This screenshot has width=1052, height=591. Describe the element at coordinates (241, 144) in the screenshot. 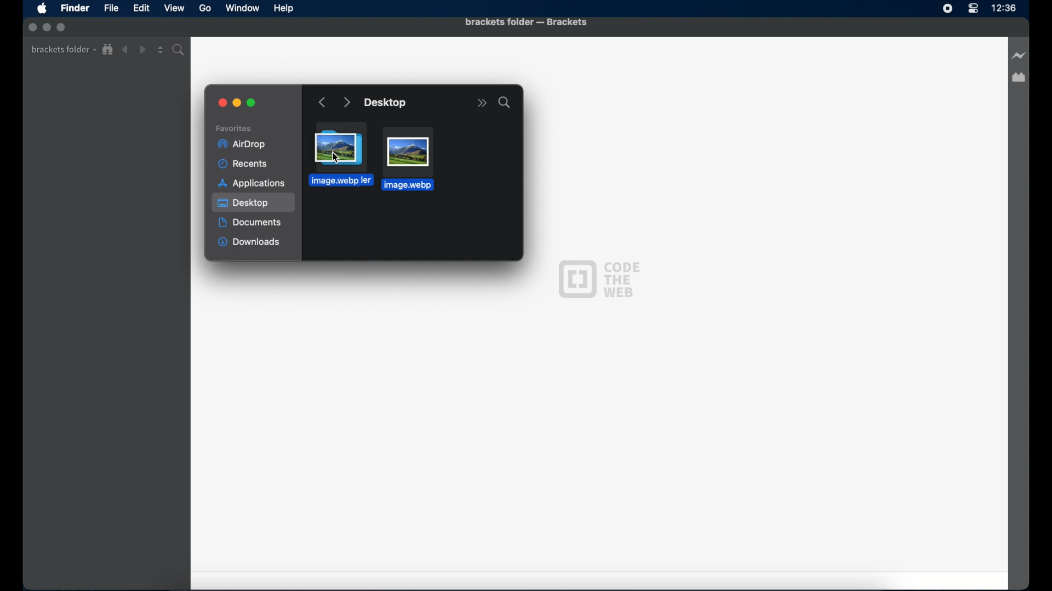

I see `airdrop` at that location.